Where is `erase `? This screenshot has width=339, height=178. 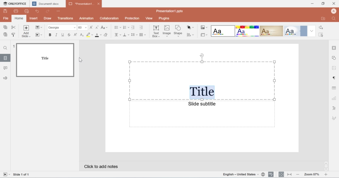 erase  is located at coordinates (106, 35).